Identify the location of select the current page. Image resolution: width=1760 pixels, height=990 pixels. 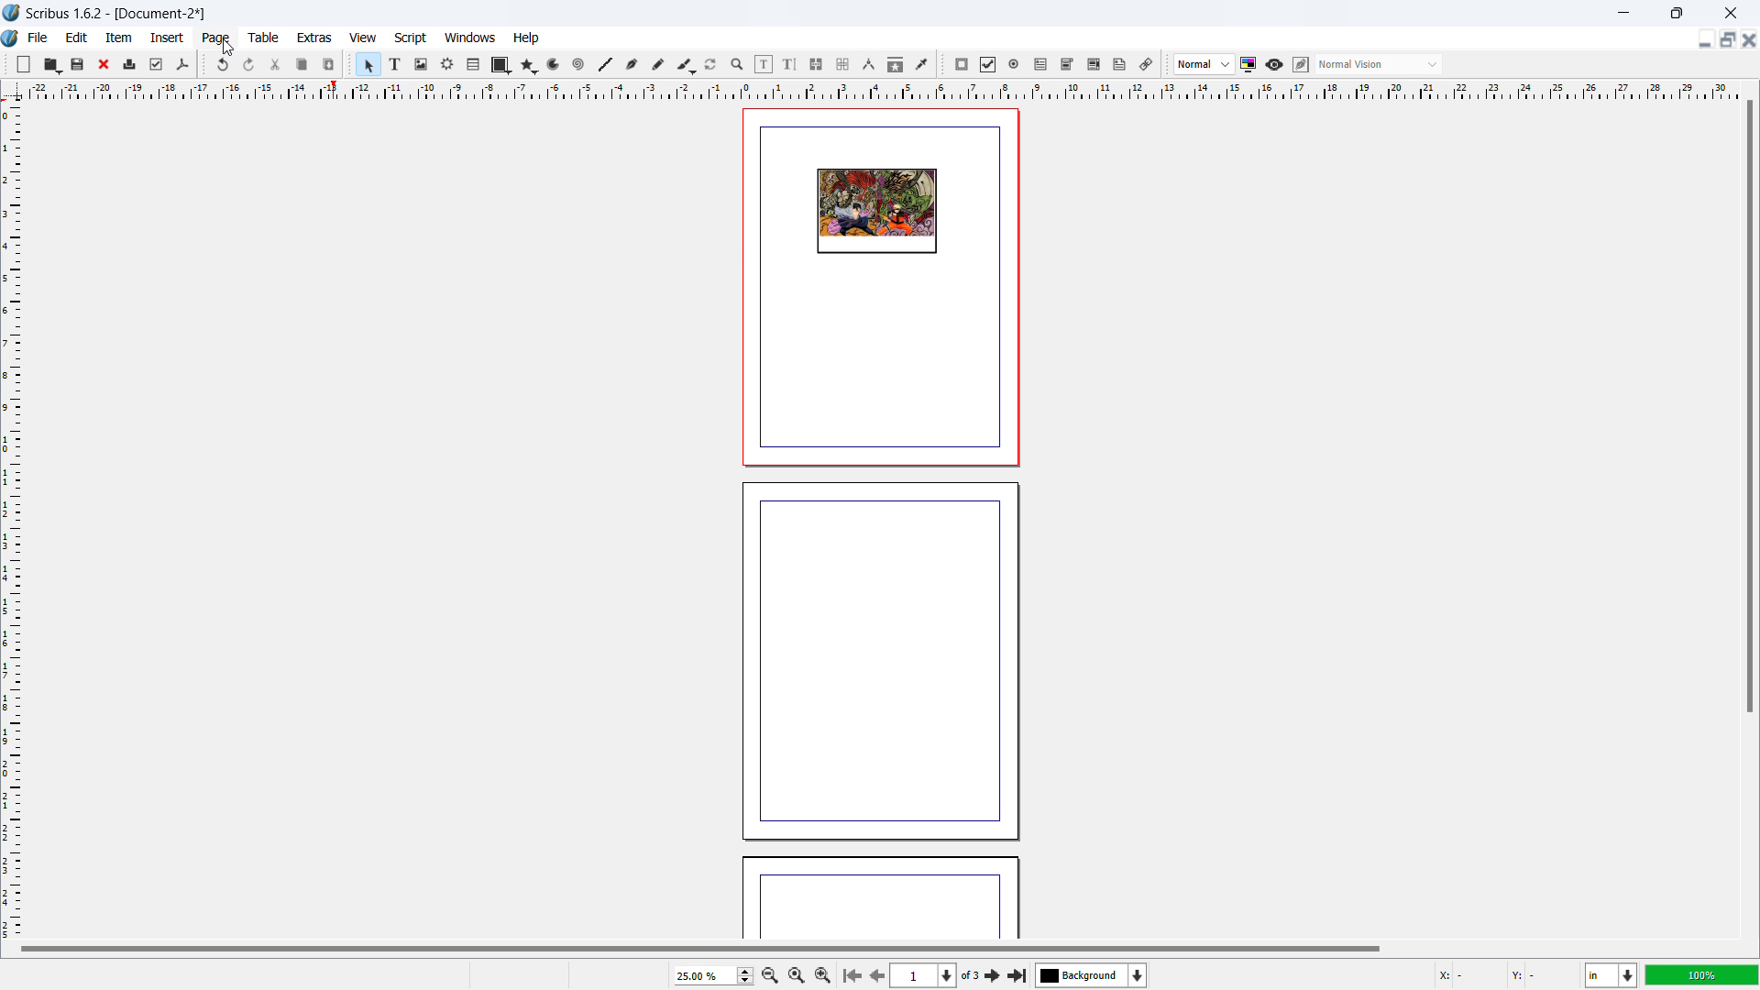
(923, 976).